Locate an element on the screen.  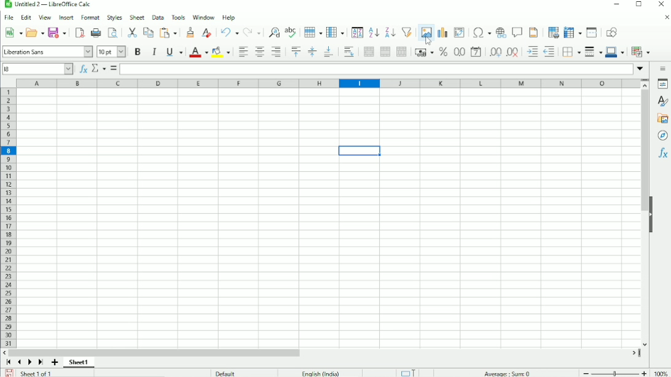
Insert comments is located at coordinates (518, 32).